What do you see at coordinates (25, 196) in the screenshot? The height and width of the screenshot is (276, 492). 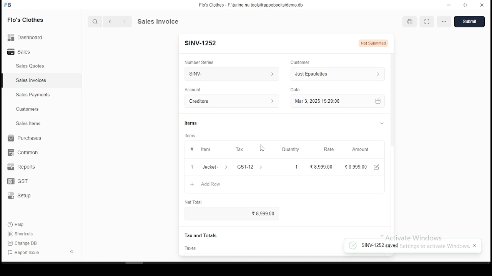 I see `setup` at bounding box center [25, 196].